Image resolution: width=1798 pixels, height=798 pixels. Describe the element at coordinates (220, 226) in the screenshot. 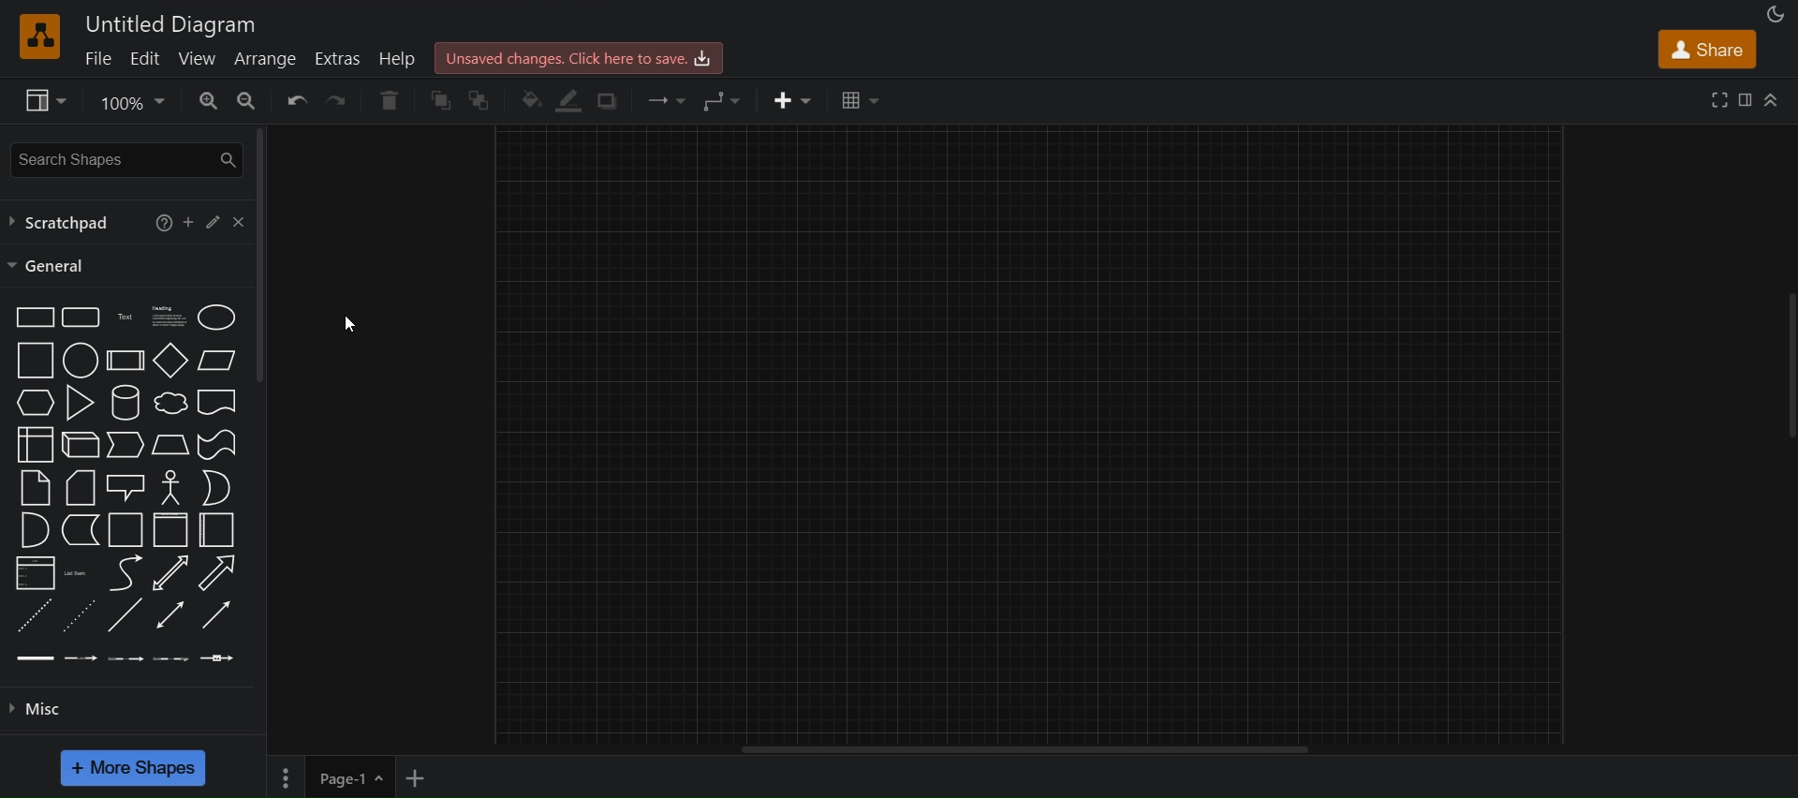

I see `edit` at that location.